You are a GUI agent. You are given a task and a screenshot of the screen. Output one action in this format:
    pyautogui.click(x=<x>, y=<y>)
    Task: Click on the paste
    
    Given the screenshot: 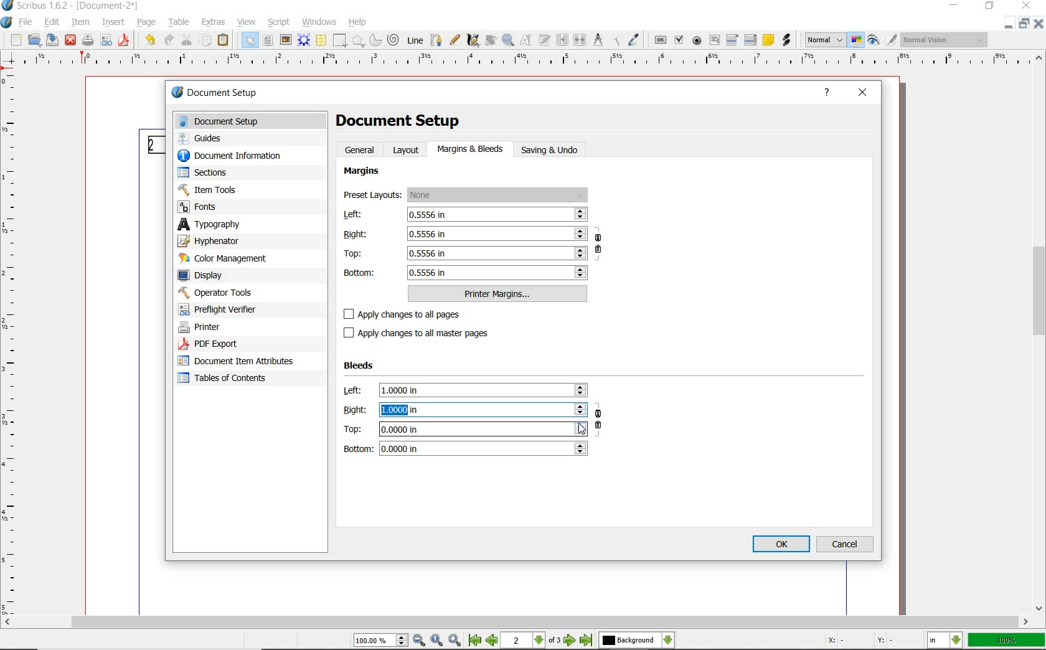 What is the action you would take?
    pyautogui.click(x=223, y=42)
    